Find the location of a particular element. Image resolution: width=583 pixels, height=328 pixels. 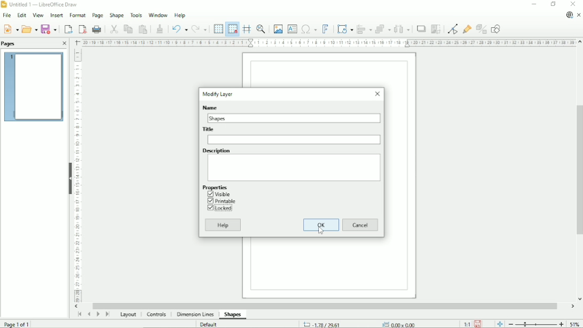

Toggle extrusion is located at coordinates (481, 29).